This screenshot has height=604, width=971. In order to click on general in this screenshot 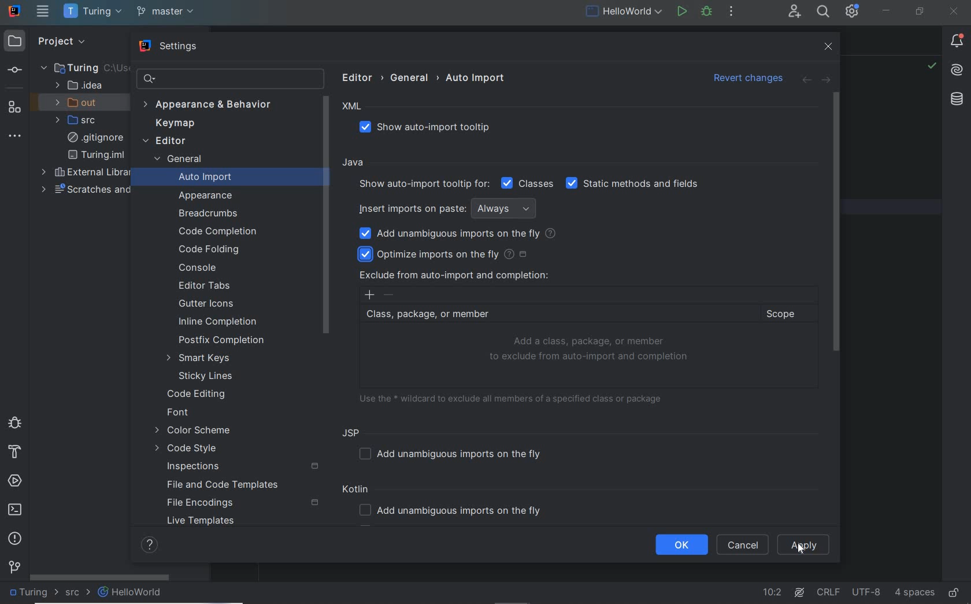, I will do `click(412, 78)`.